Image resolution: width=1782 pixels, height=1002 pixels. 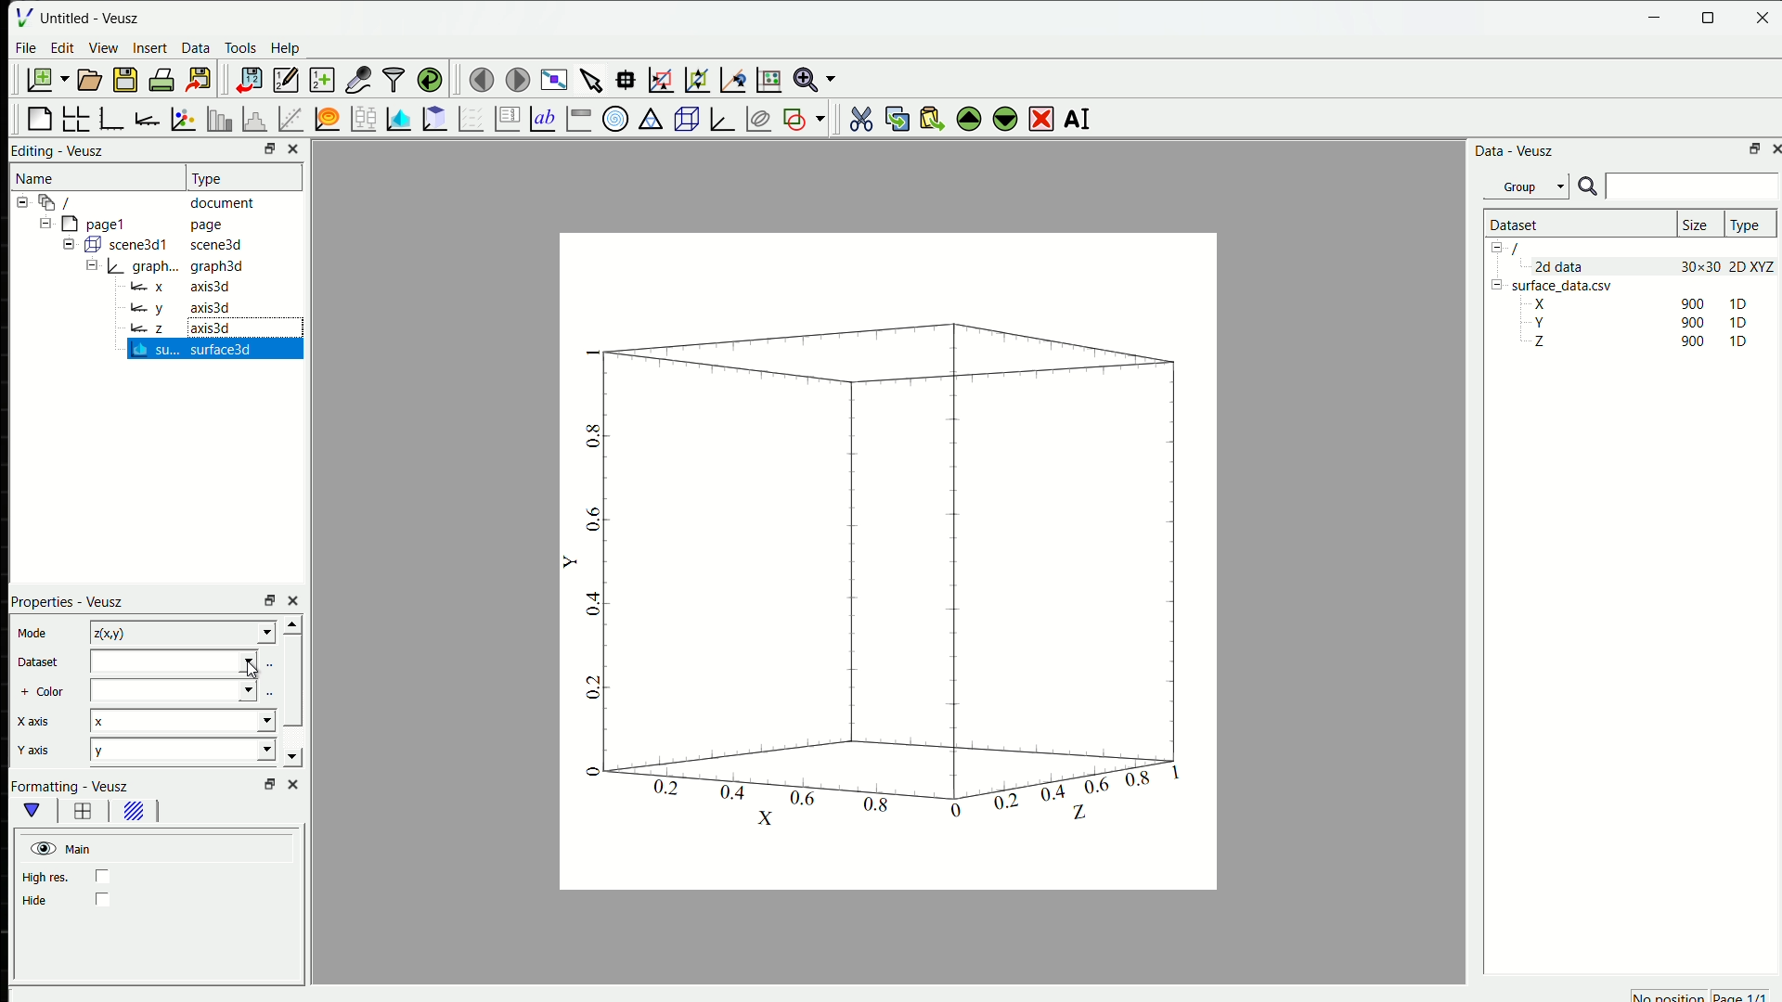 What do you see at coordinates (24, 18) in the screenshot?
I see `logo` at bounding box center [24, 18].